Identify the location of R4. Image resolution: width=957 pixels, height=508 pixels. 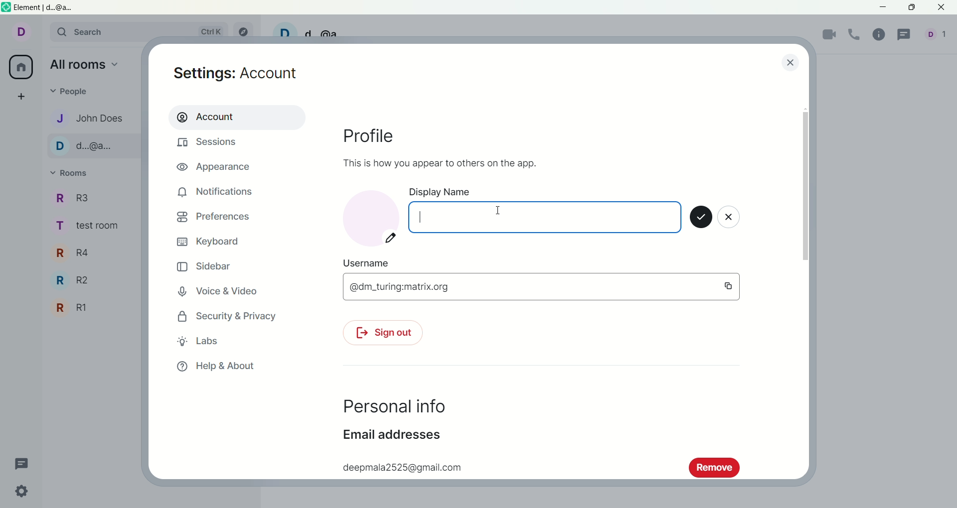
(77, 253).